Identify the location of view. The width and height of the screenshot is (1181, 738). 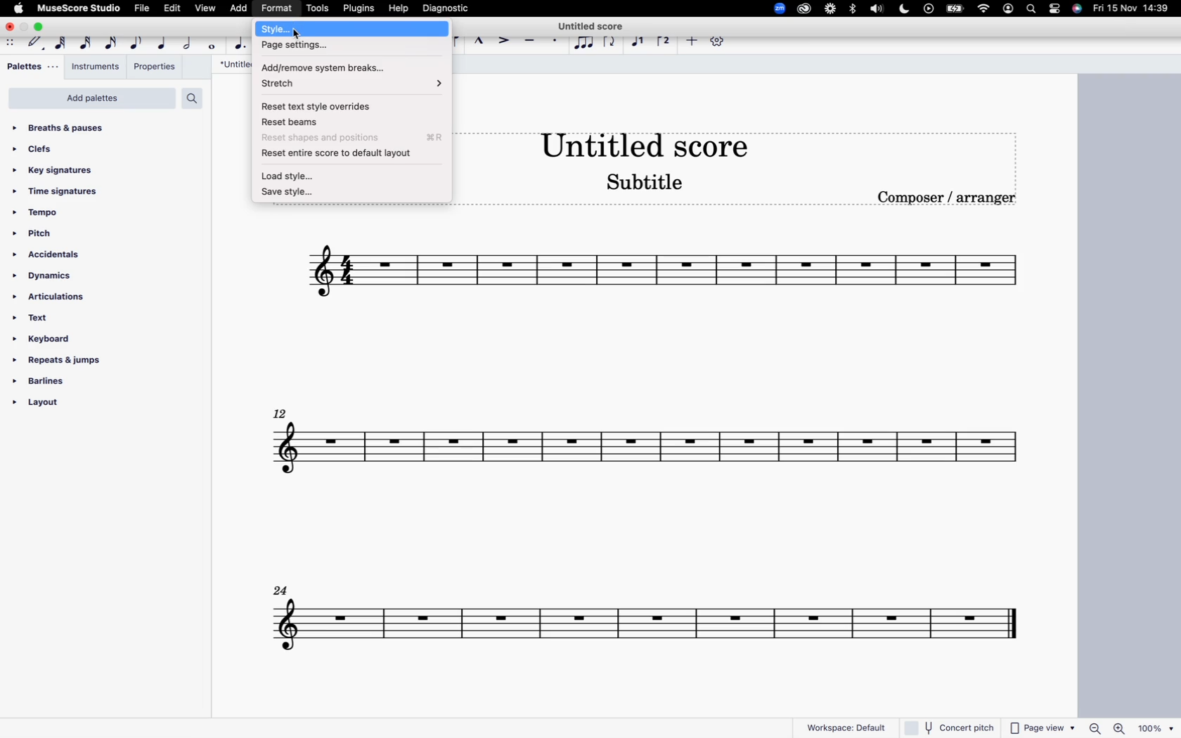
(206, 9).